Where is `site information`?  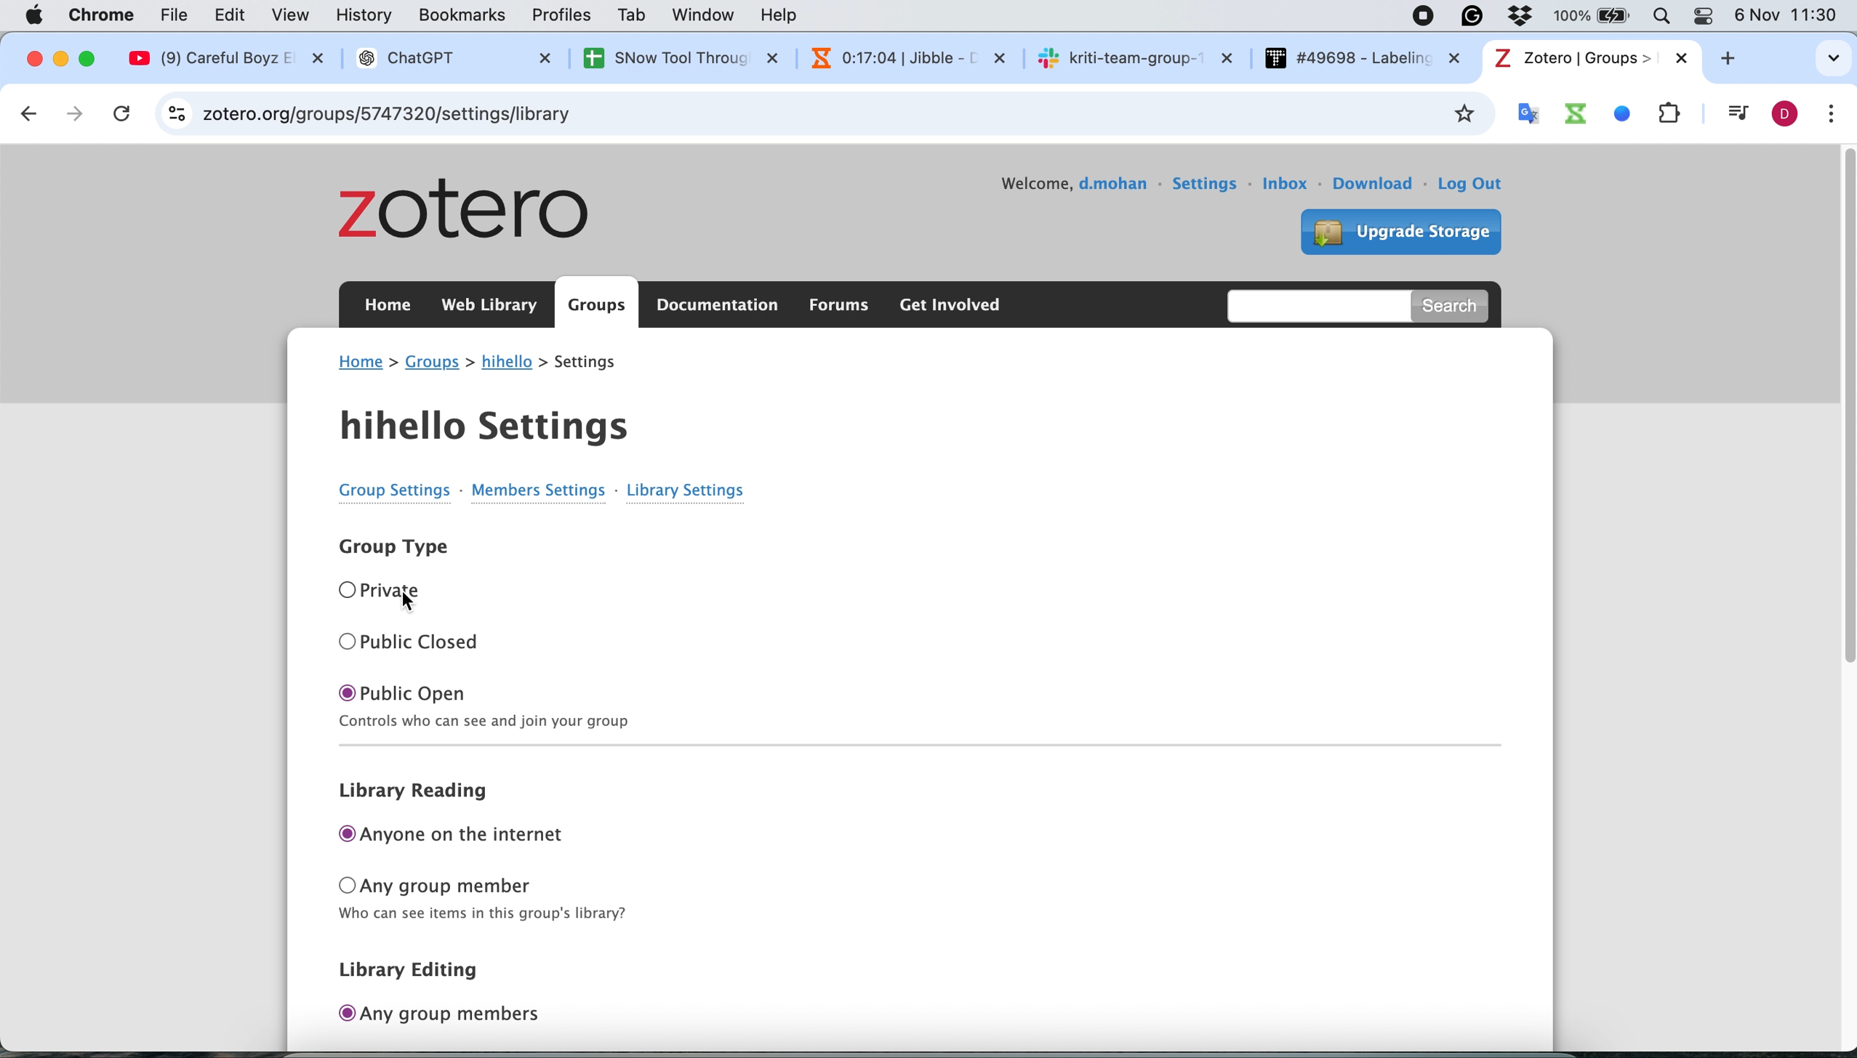 site information is located at coordinates (178, 112).